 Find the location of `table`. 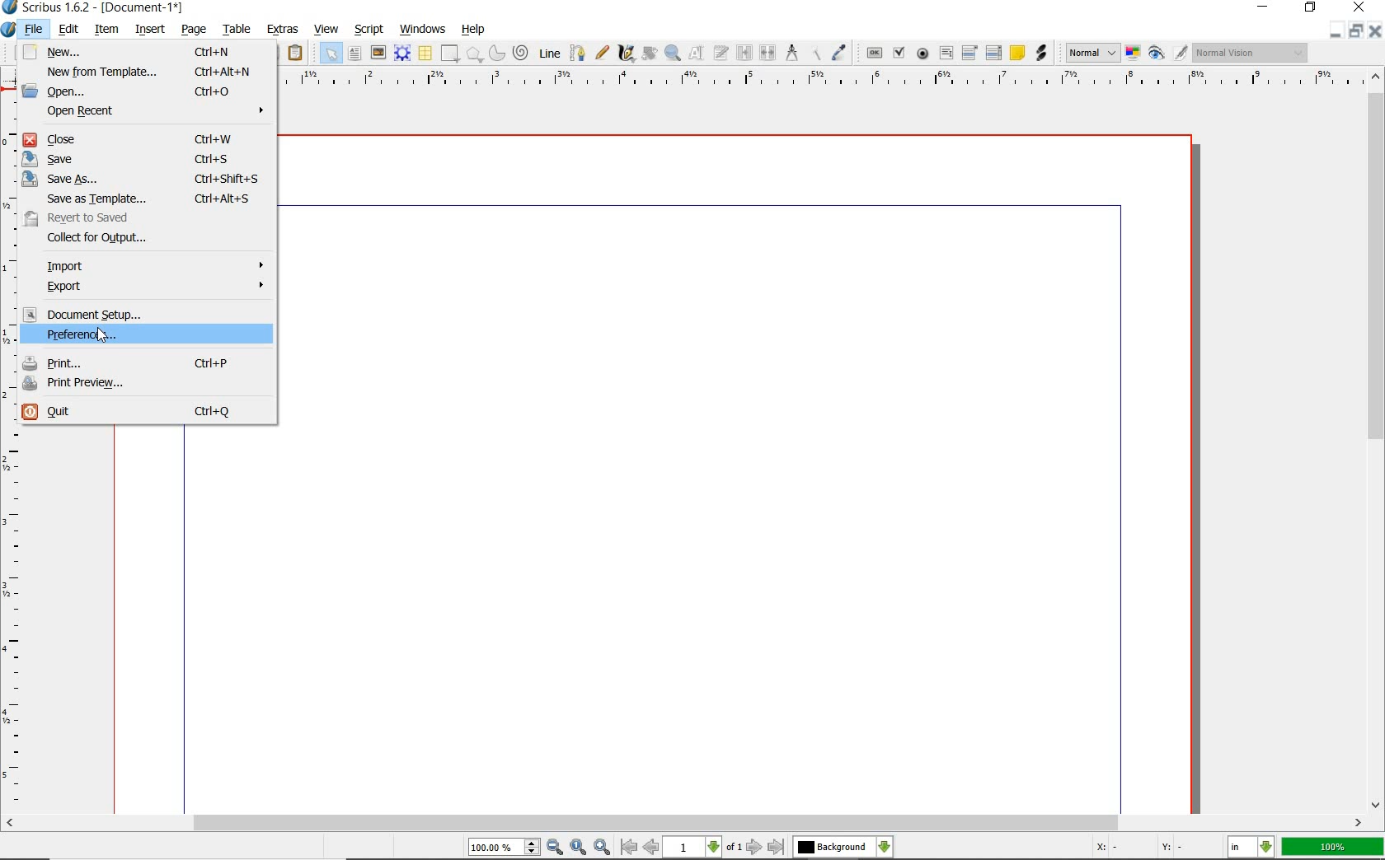

table is located at coordinates (237, 28).